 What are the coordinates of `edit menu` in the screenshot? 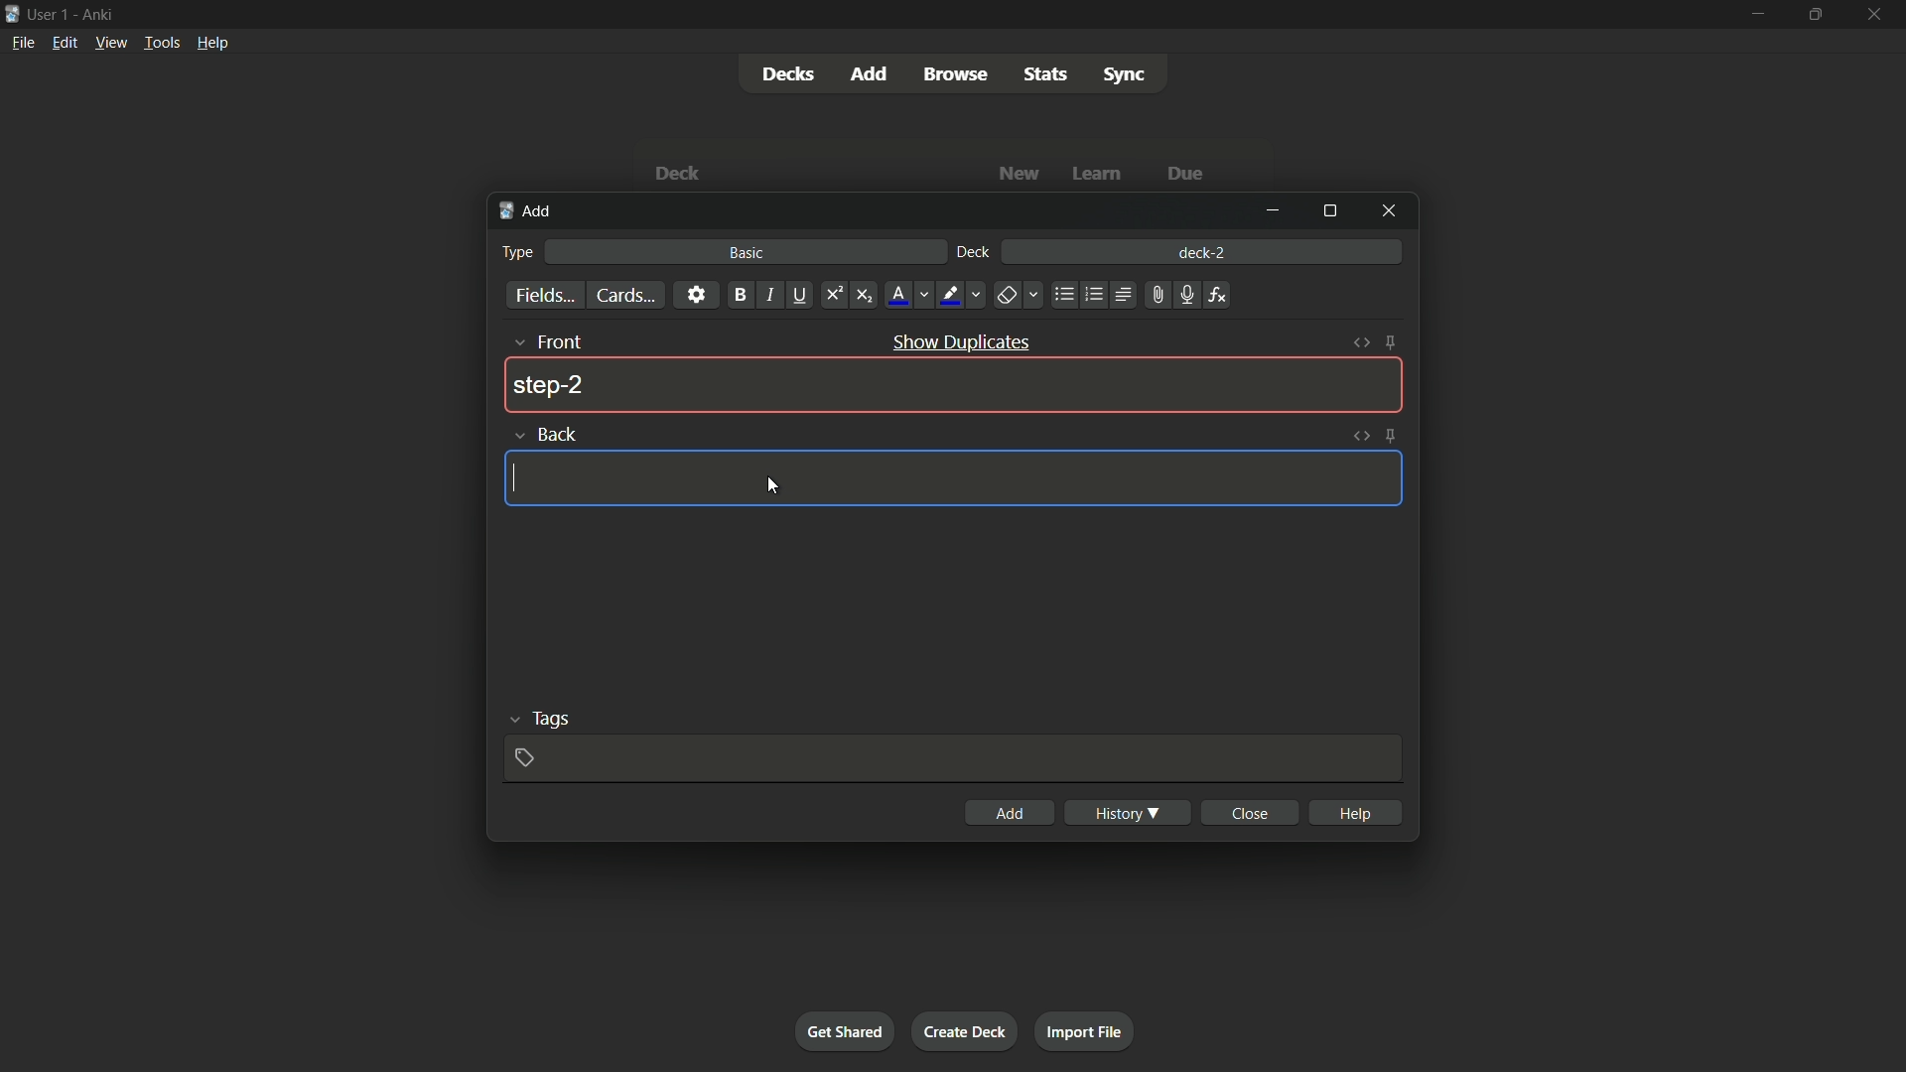 It's located at (62, 42).